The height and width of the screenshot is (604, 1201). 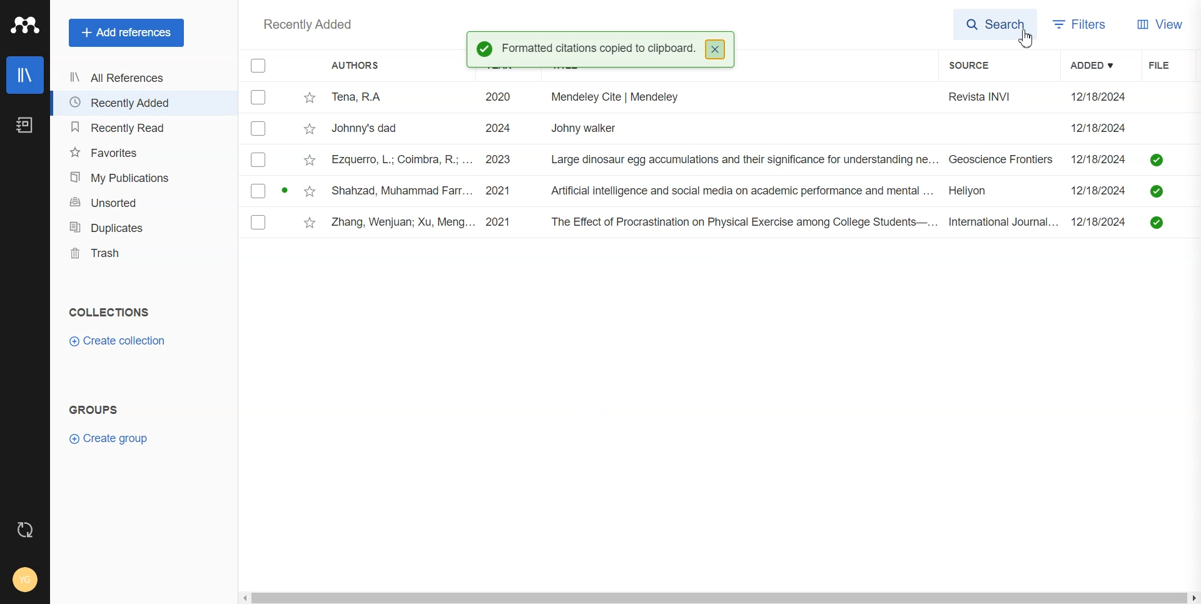 I want to click on saved, so click(x=1156, y=222).